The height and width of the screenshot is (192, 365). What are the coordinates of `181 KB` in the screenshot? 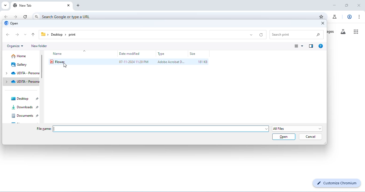 It's located at (203, 62).